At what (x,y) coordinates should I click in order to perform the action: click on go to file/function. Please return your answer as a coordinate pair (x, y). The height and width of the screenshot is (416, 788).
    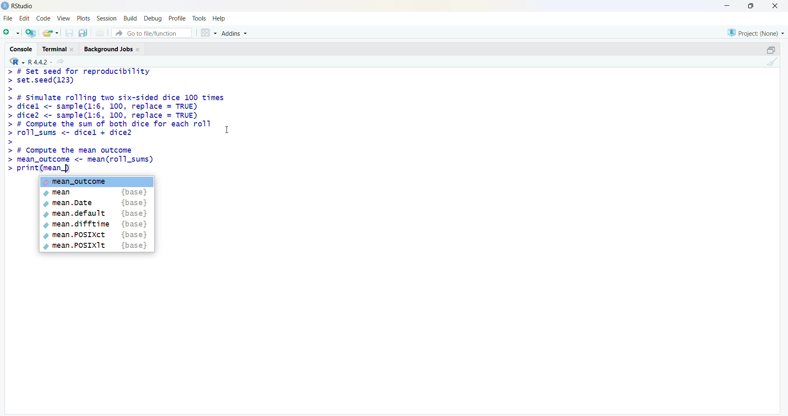
    Looking at the image, I should click on (151, 33).